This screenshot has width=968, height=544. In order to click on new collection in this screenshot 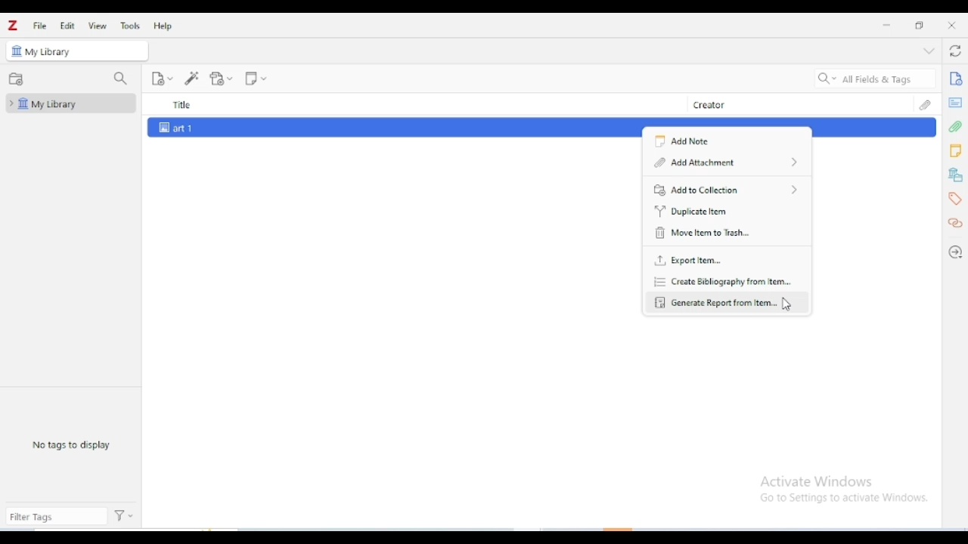, I will do `click(16, 79)`.